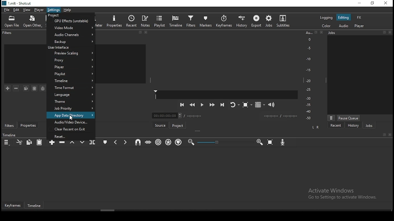  Describe the element at coordinates (72, 143) in the screenshot. I see `lift` at that location.